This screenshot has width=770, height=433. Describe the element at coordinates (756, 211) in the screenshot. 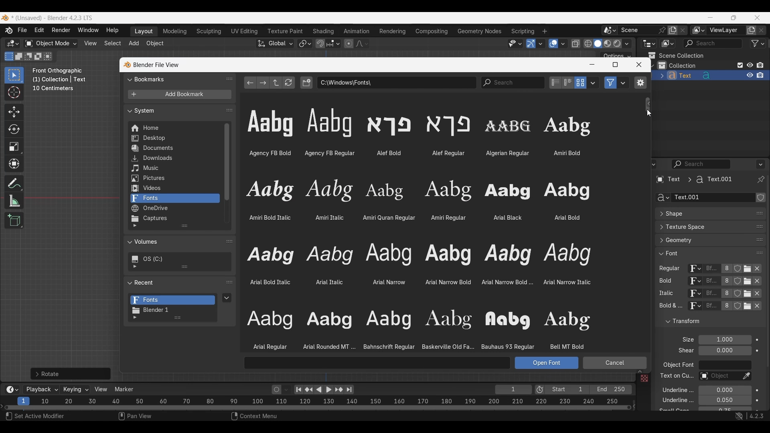

I see `Eyedropper data-block` at that location.